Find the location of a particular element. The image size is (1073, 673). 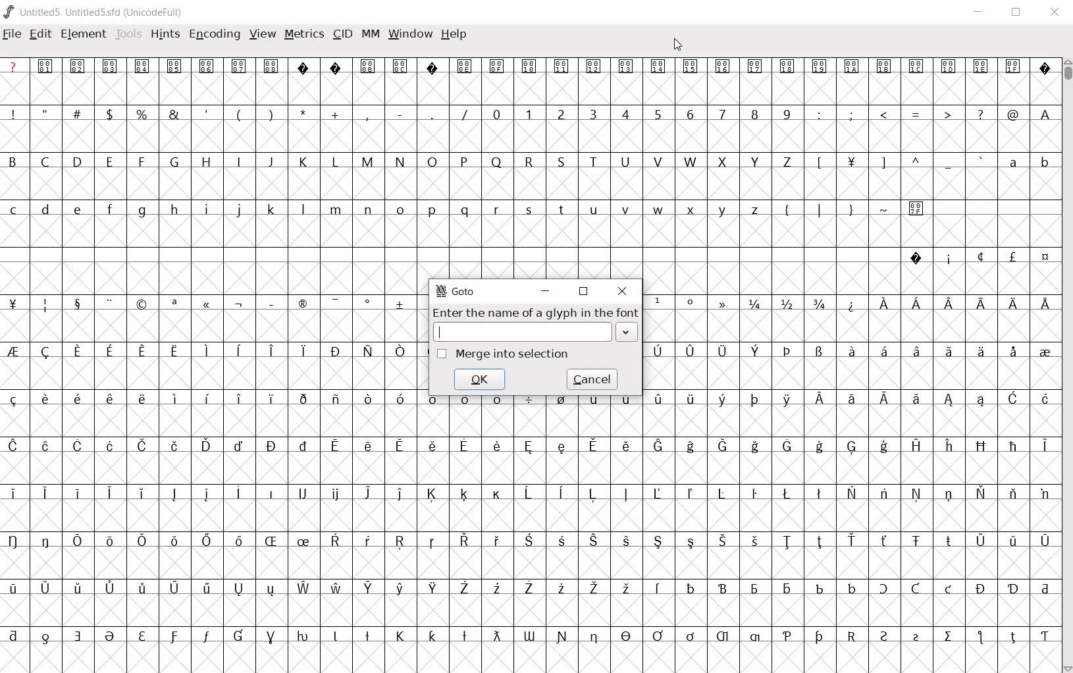

~ is located at coordinates (884, 208).